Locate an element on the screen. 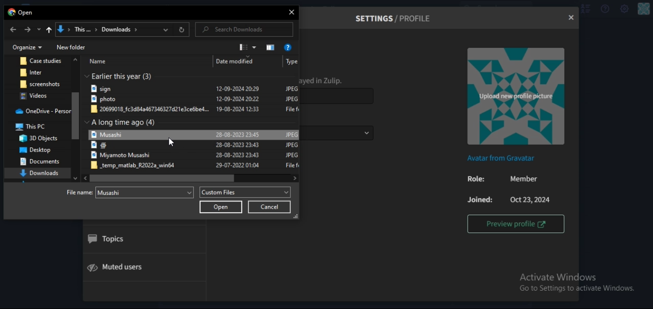 The height and width of the screenshot is (309, 653). personal menu is located at coordinates (644, 9).